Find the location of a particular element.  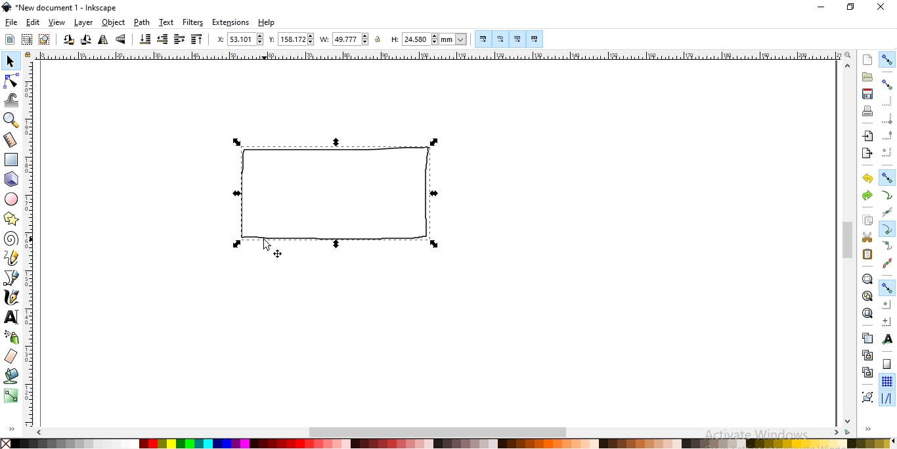

rotation selection 90 clockwise is located at coordinates (87, 39).